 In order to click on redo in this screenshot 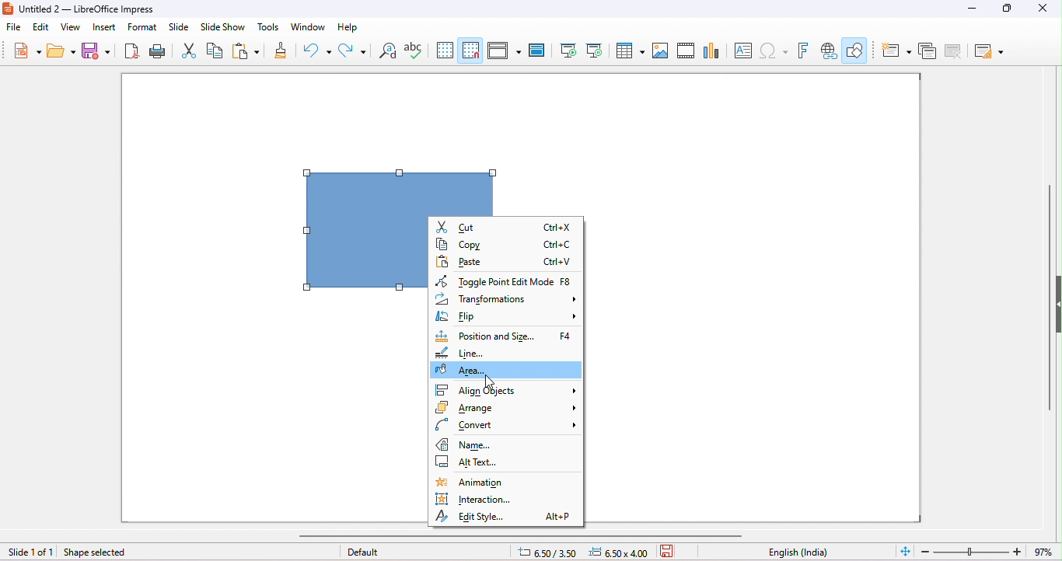, I will do `click(355, 52)`.